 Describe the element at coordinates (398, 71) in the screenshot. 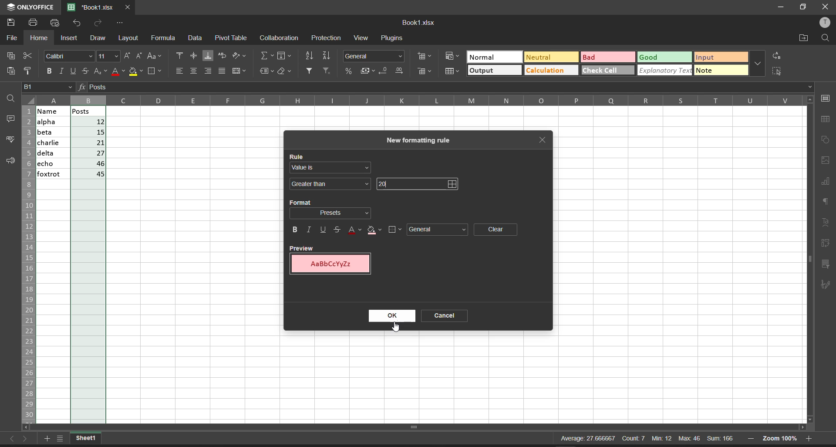

I see `increase decimal` at that location.